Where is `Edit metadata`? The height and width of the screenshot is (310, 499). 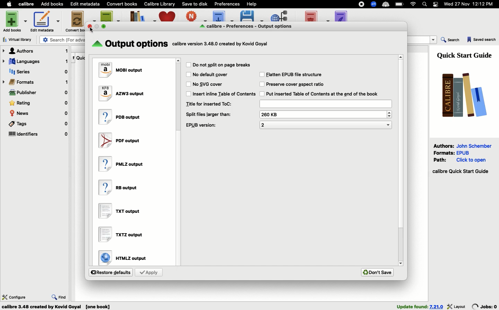
Edit metadata is located at coordinates (86, 4).